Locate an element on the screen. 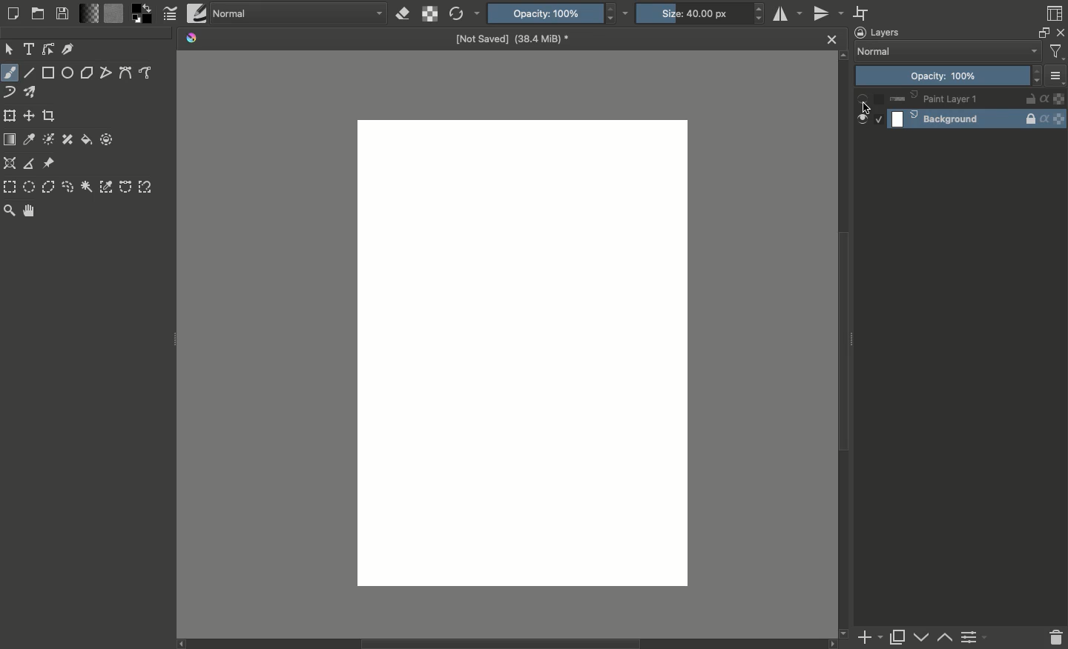  Choose brush preset is located at coordinates (197, 13).